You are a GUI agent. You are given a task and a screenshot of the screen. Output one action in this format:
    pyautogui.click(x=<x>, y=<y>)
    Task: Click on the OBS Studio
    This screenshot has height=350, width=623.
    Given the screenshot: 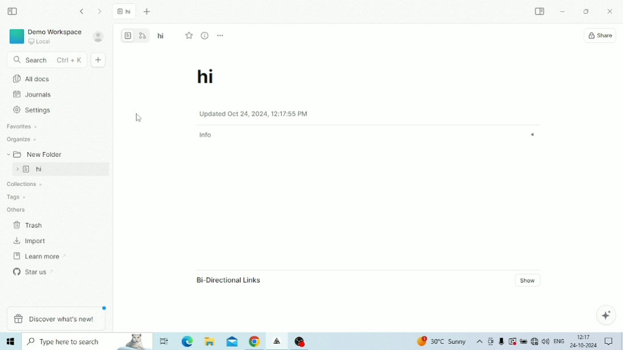 What is the action you would take?
    pyautogui.click(x=300, y=341)
    